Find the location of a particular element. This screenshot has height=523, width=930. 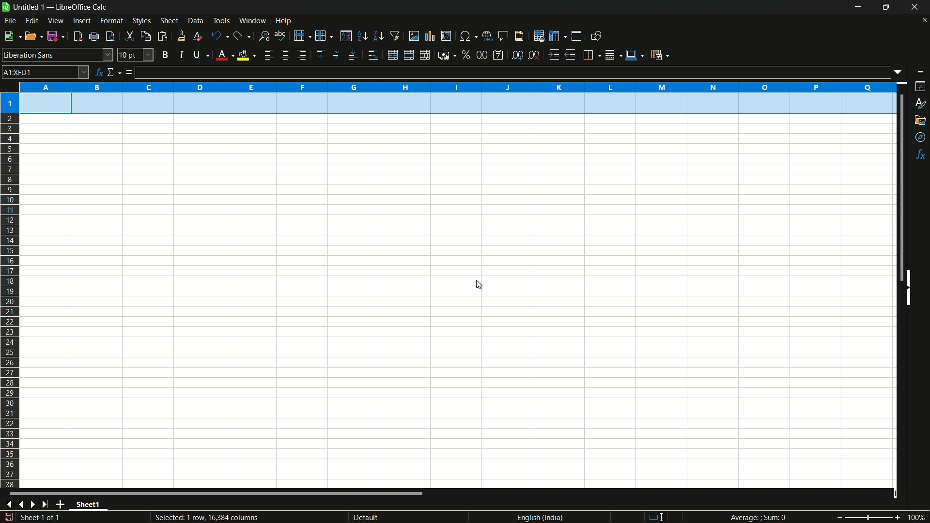

cut is located at coordinates (129, 36).